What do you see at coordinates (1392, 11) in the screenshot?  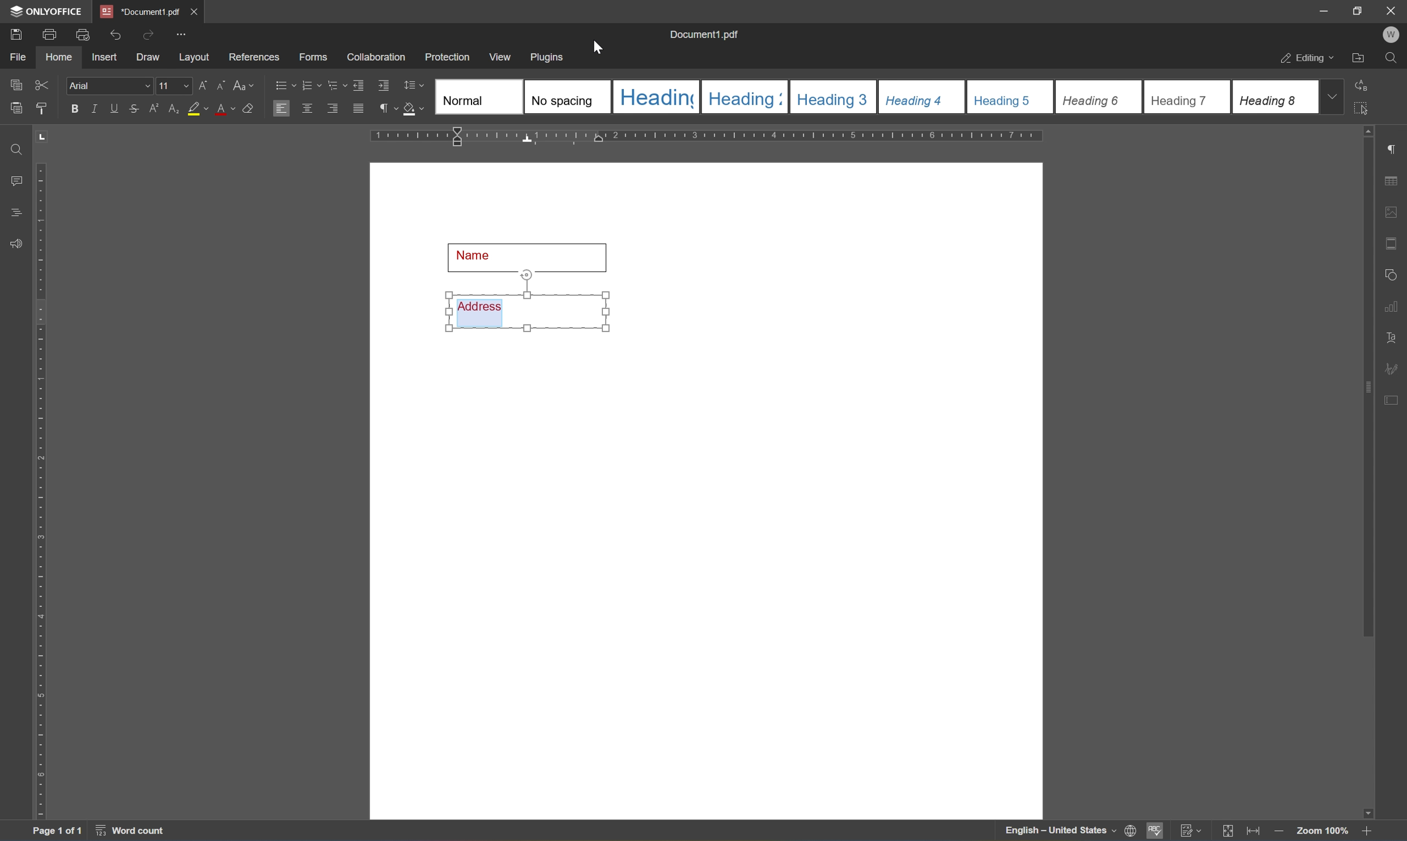 I see `close` at bounding box center [1392, 11].